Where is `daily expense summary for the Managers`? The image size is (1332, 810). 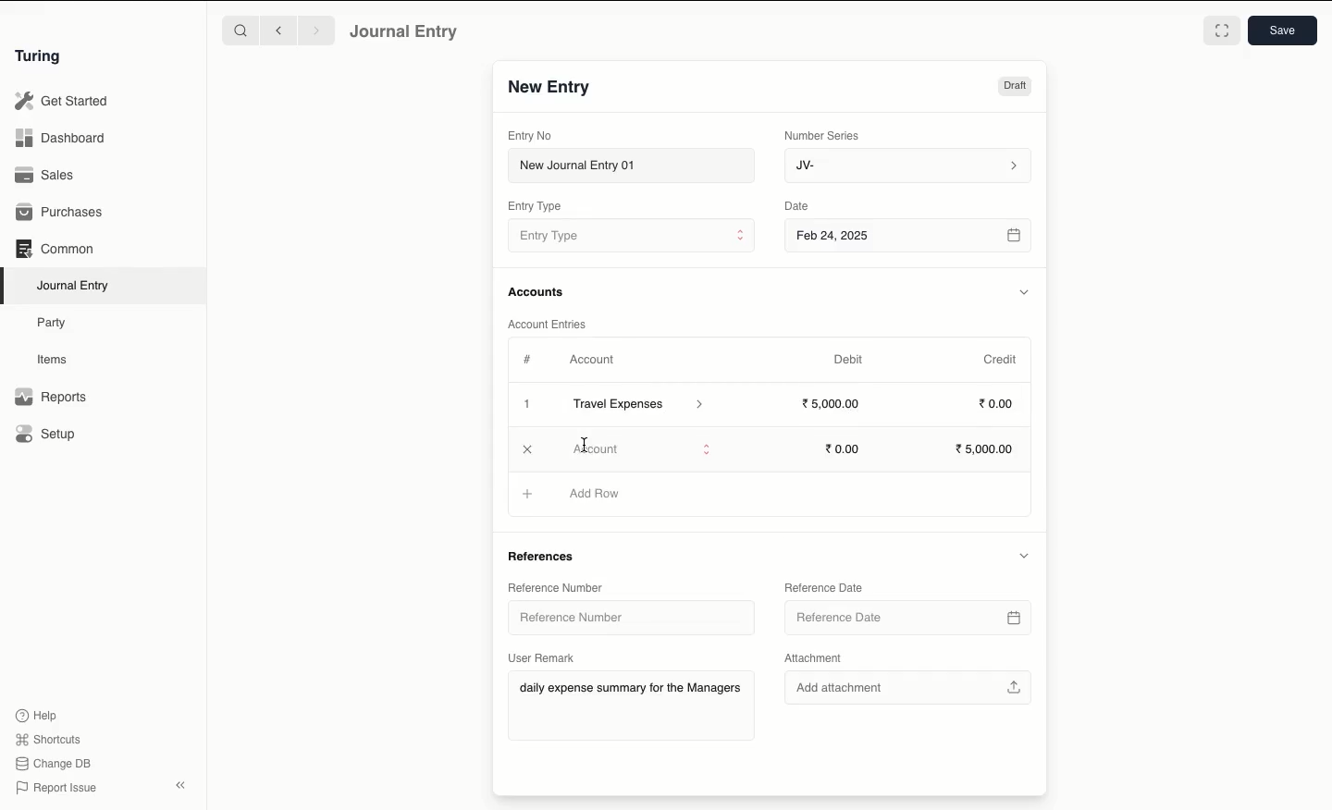
daily expense summary for the Managers is located at coordinates (631, 691).